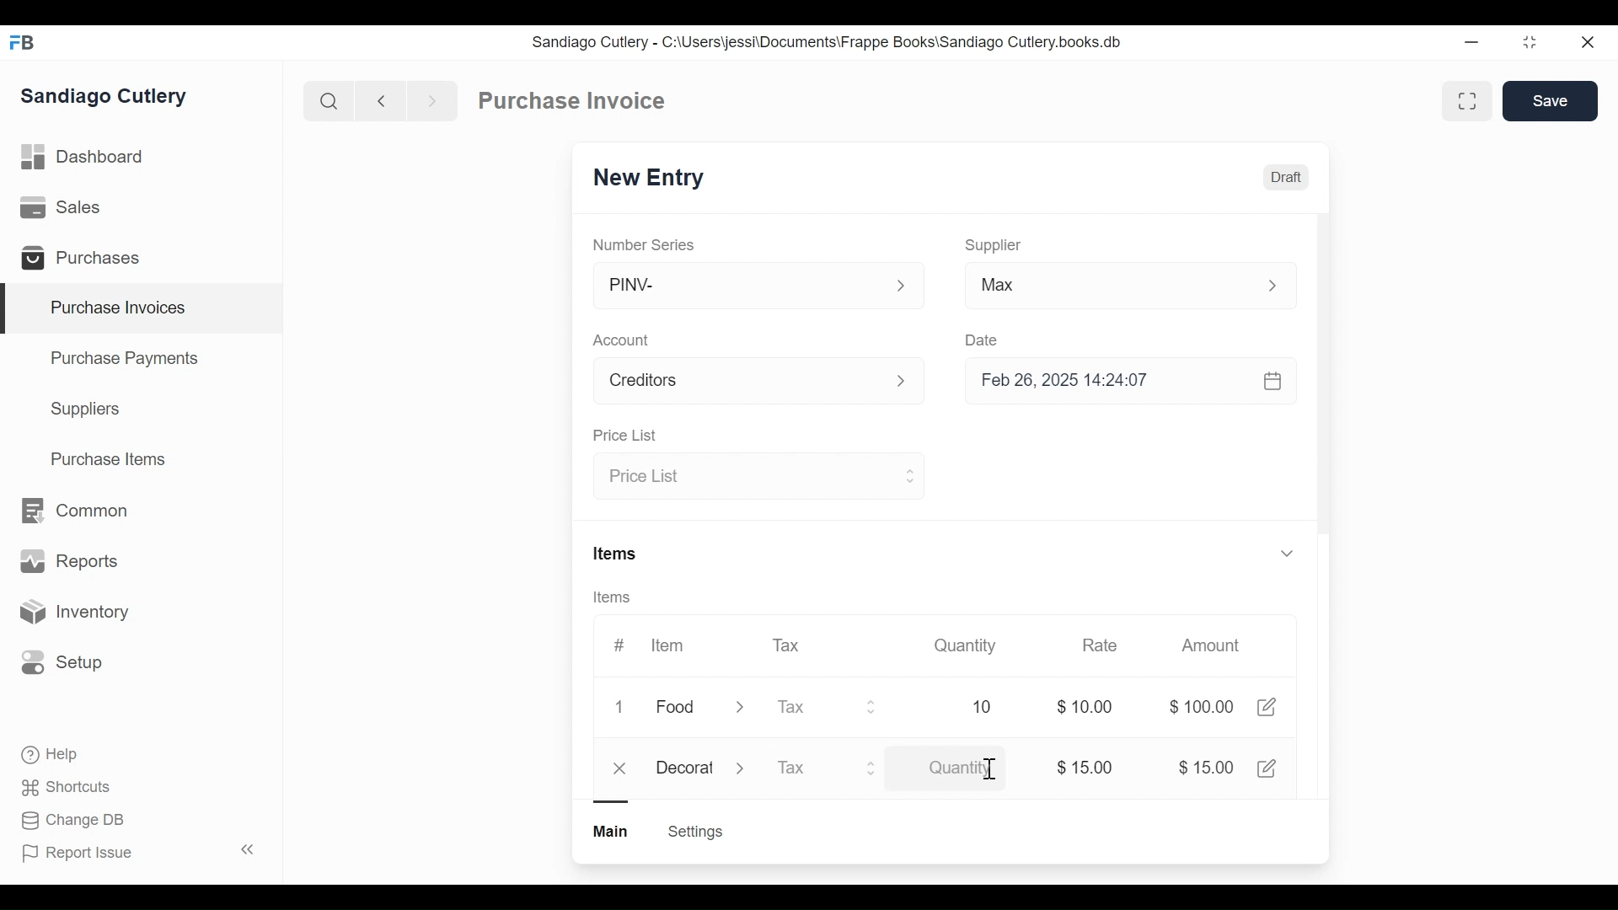  What do you see at coordinates (962, 707) in the screenshot?
I see `10` at bounding box center [962, 707].